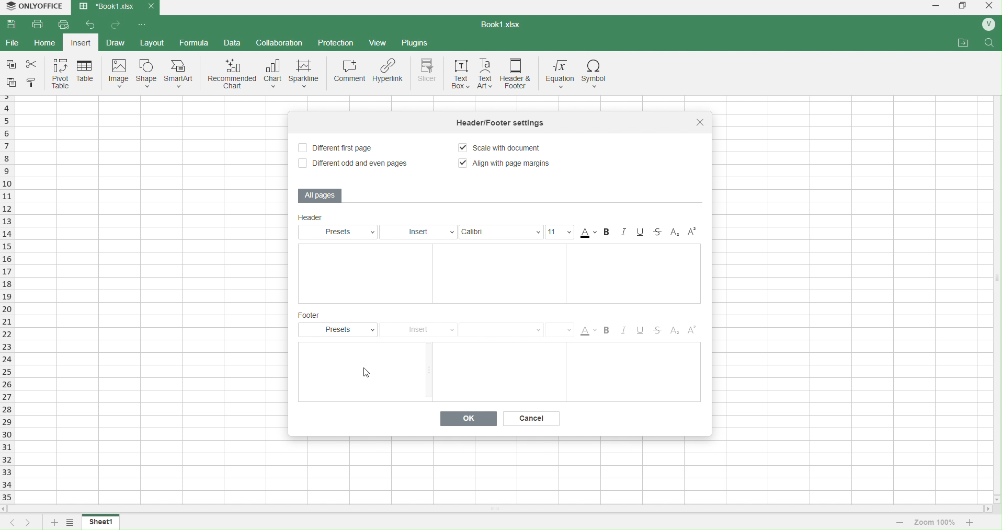 The height and width of the screenshot is (530, 1002). I want to click on Align with Page Margins, so click(506, 164).